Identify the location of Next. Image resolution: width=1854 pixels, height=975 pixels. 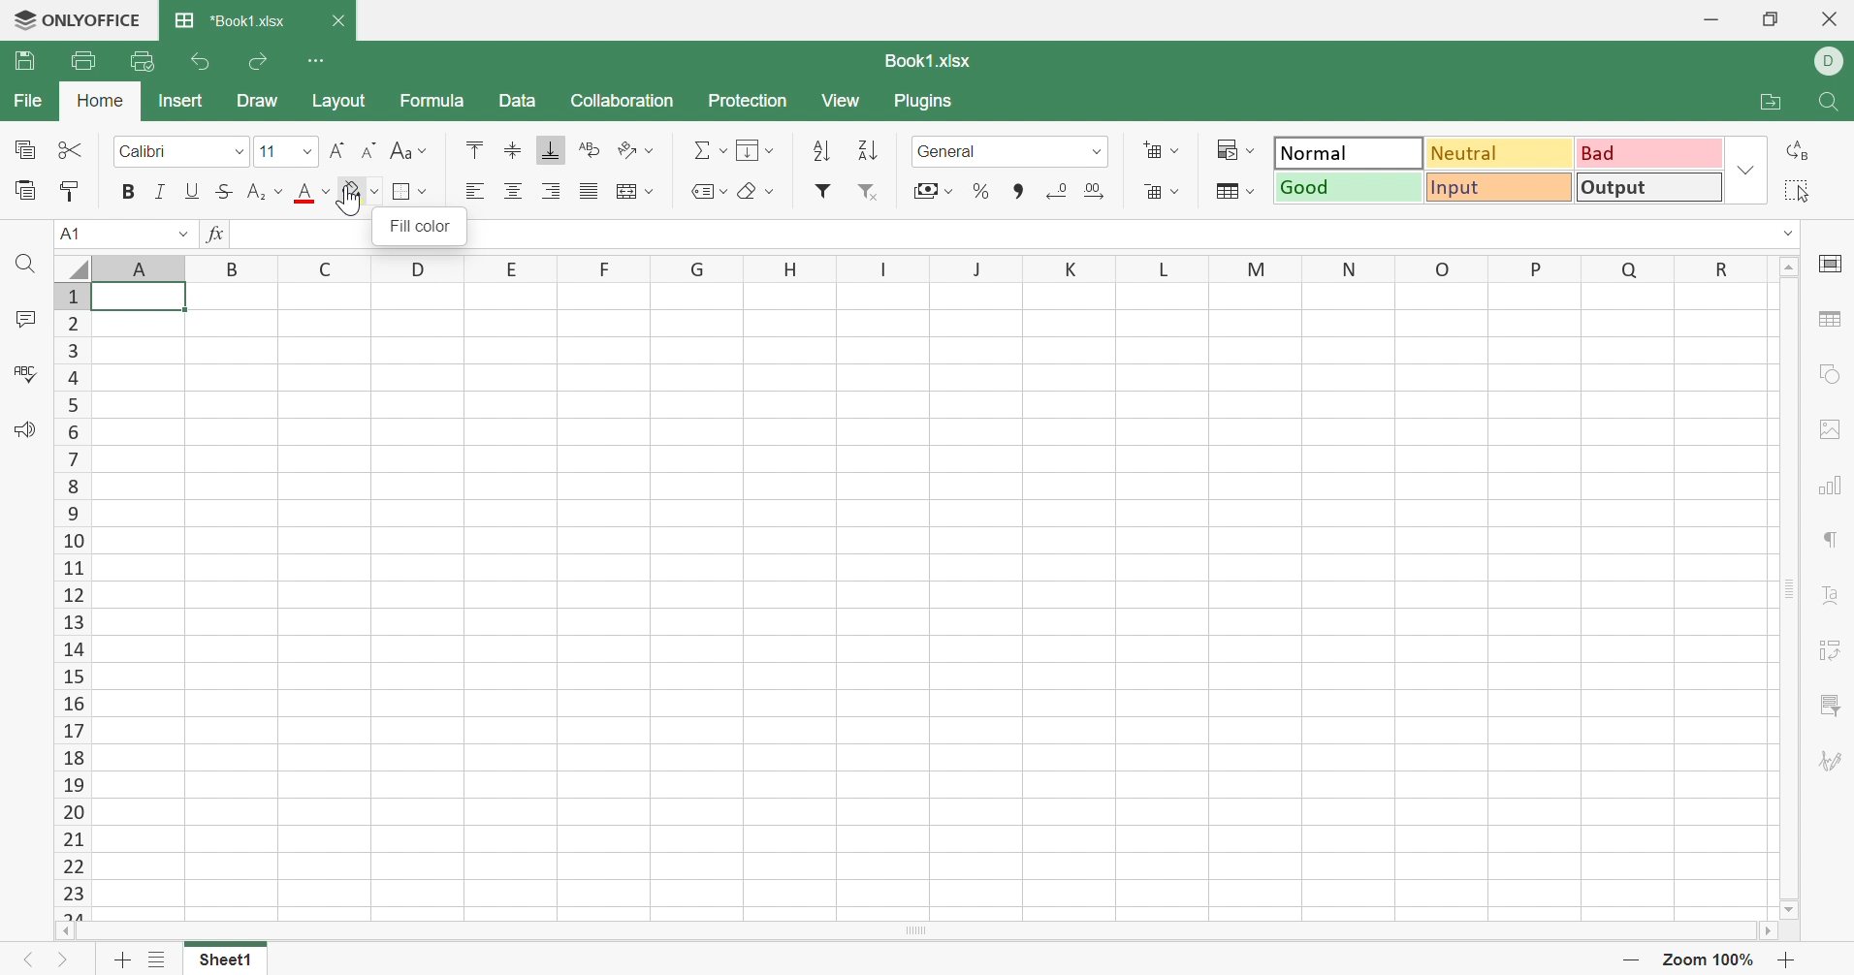
(66, 960).